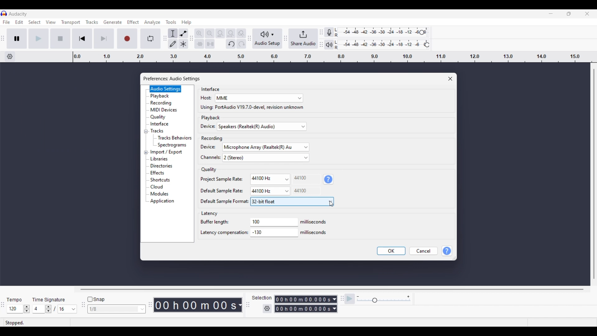 The height and width of the screenshot is (336, 597). Describe the element at coordinates (334, 304) in the screenshot. I see `Metric options to record duration` at that location.